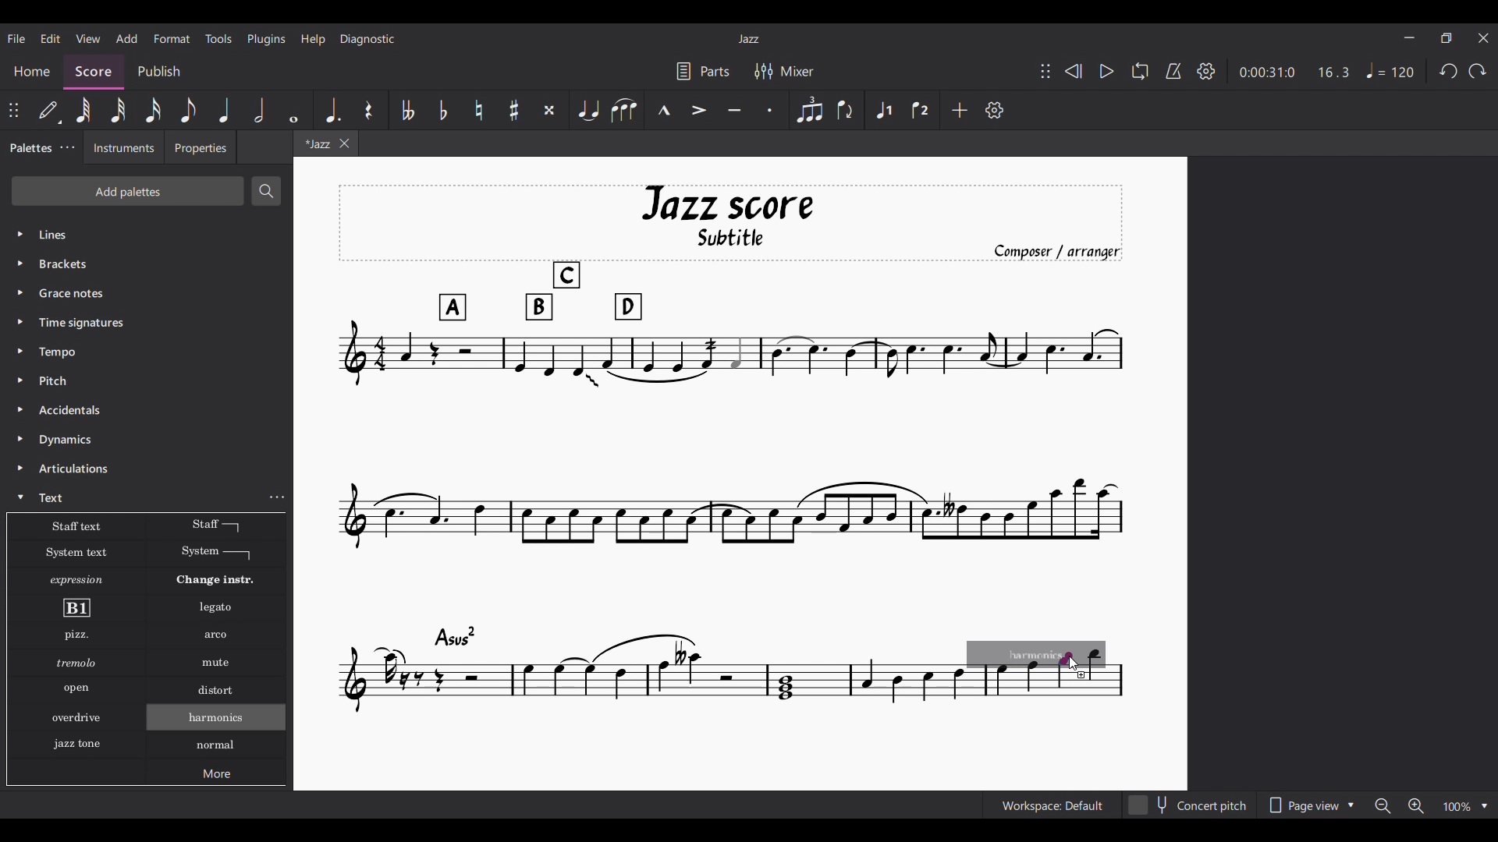  What do you see at coordinates (73, 410) in the screenshot?
I see `Accidents` at bounding box center [73, 410].